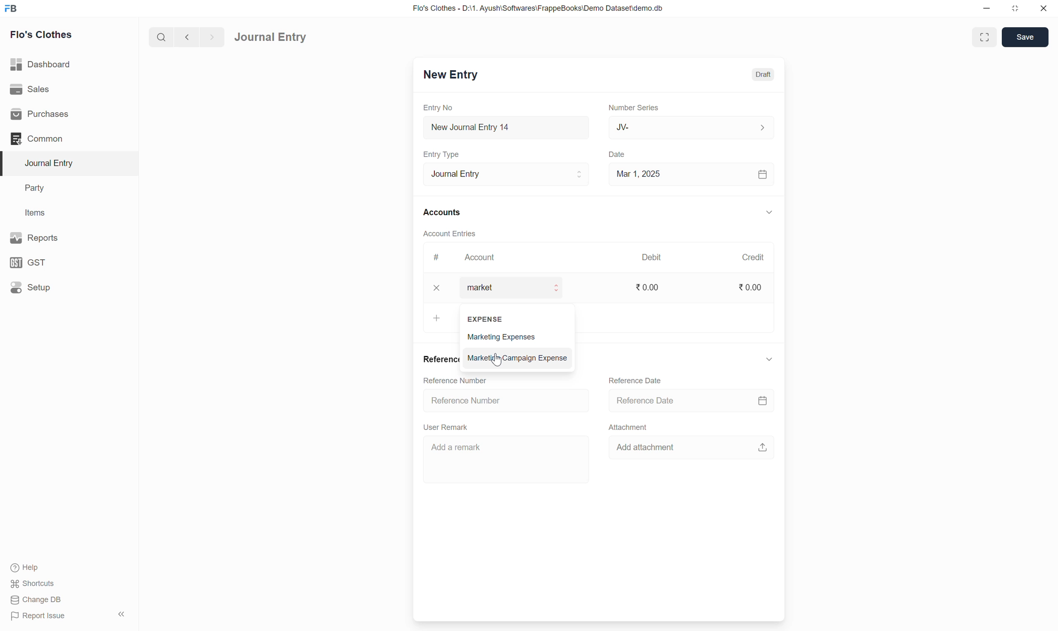 Image resolution: width=1058 pixels, height=631 pixels. Describe the element at coordinates (763, 448) in the screenshot. I see `upload` at that location.